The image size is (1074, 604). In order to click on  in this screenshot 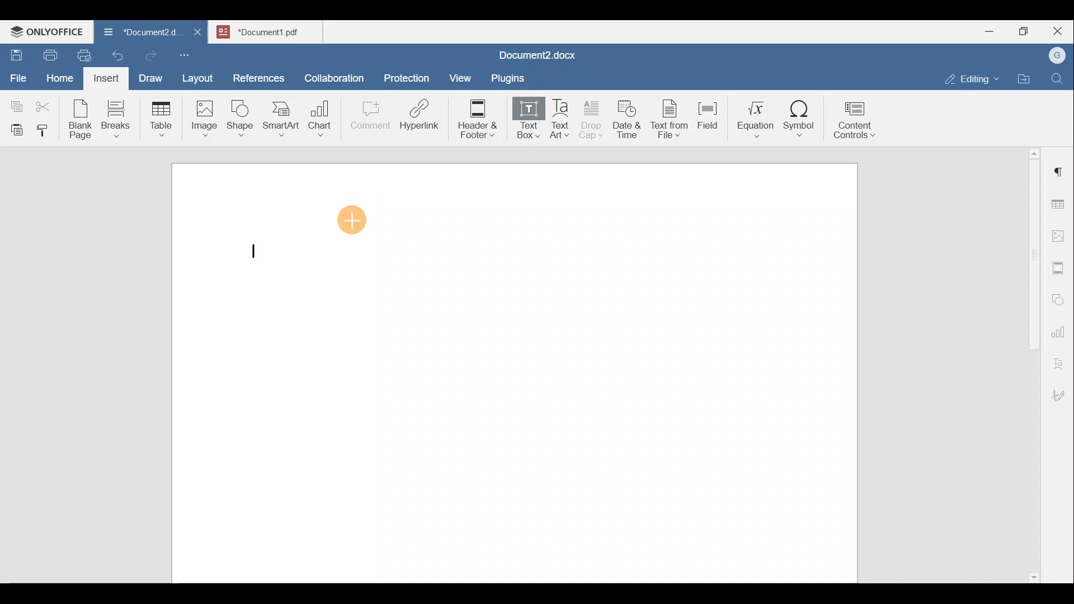, I will do `click(538, 55)`.